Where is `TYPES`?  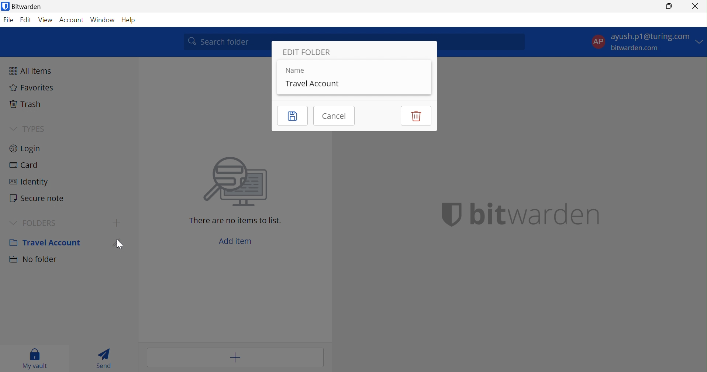
TYPES is located at coordinates (35, 128).